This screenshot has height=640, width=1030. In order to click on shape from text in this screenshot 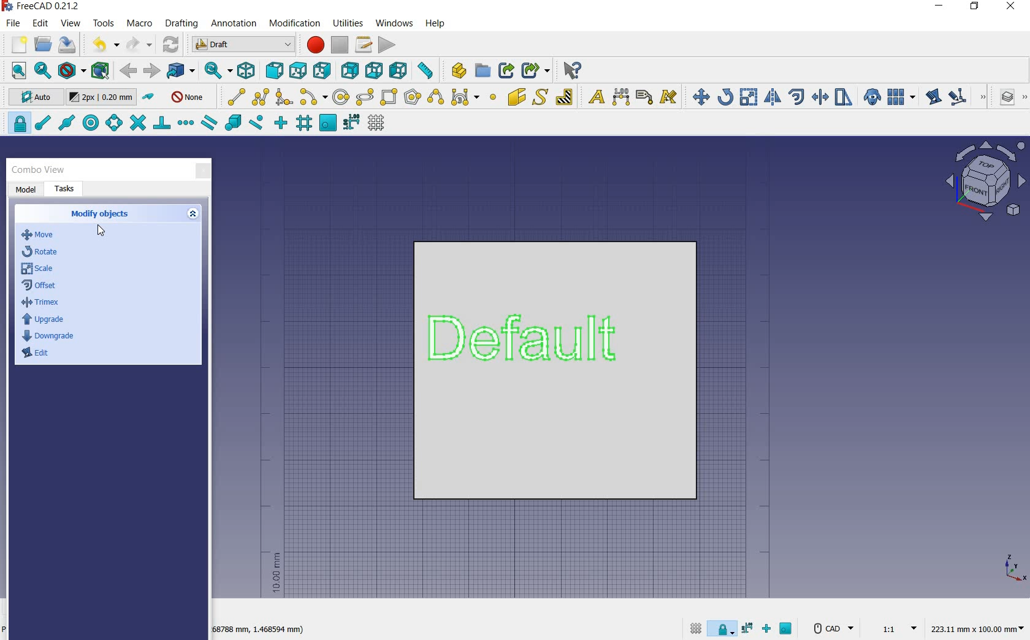, I will do `click(540, 96)`.